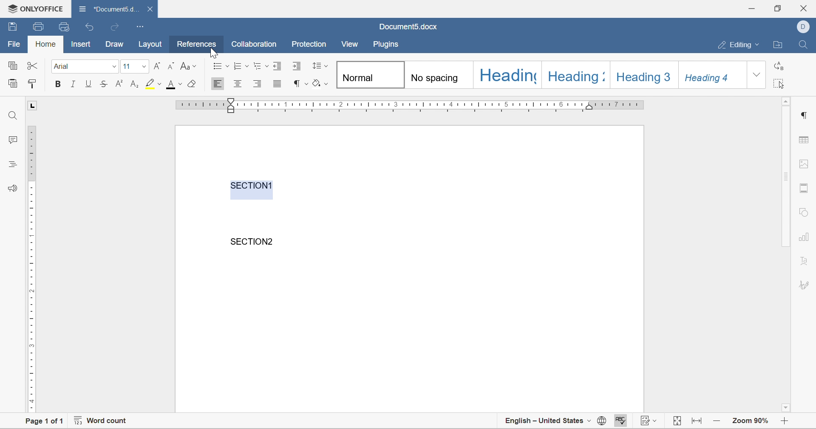  I want to click on line, so click(74, 83).